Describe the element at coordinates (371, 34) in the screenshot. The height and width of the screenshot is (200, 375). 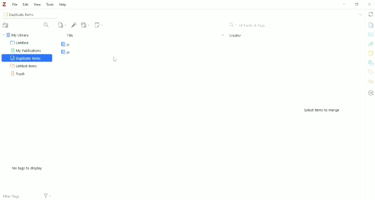
I see `Abstract` at that location.